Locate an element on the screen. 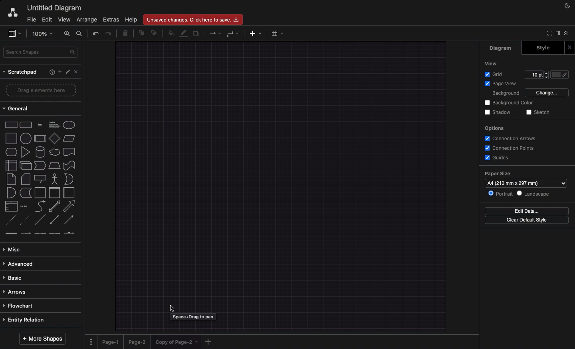  Style is located at coordinates (541, 48).